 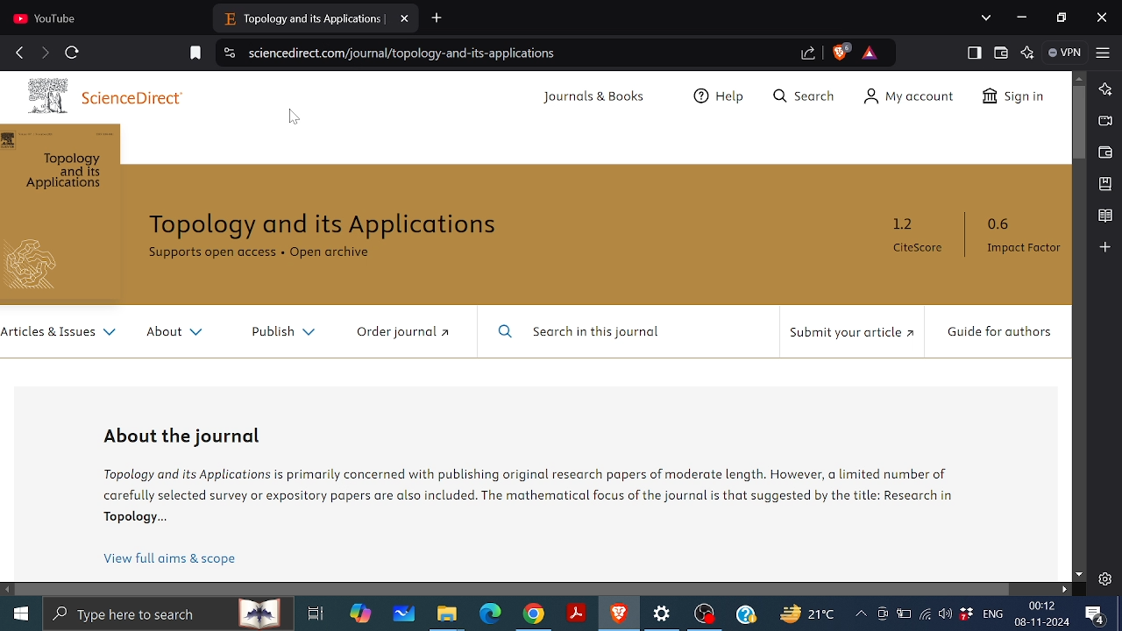 What do you see at coordinates (72, 53) in the screenshot?
I see `reload` at bounding box center [72, 53].